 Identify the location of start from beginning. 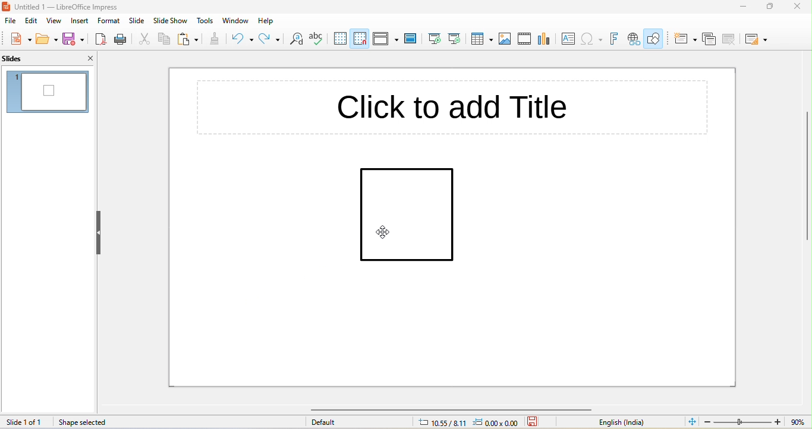
(435, 39).